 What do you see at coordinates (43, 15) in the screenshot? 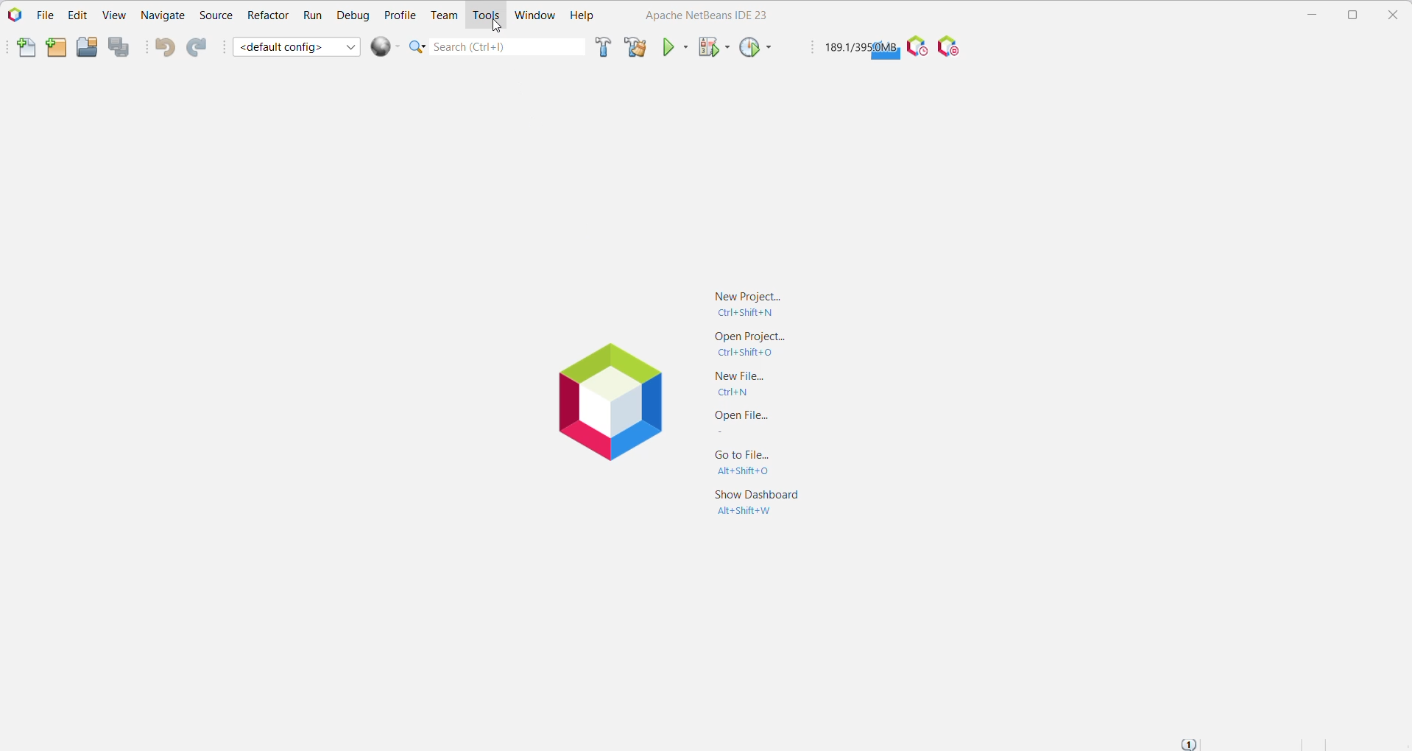
I see `File` at bounding box center [43, 15].